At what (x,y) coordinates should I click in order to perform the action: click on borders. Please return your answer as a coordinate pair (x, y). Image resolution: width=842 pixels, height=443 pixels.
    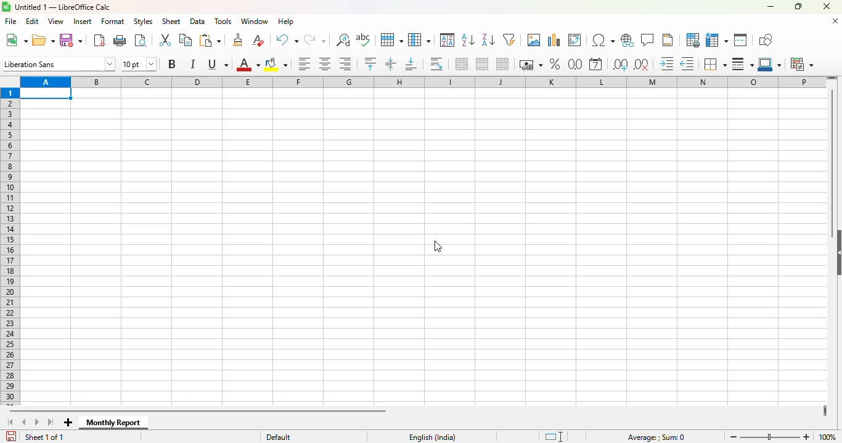
    Looking at the image, I should click on (714, 64).